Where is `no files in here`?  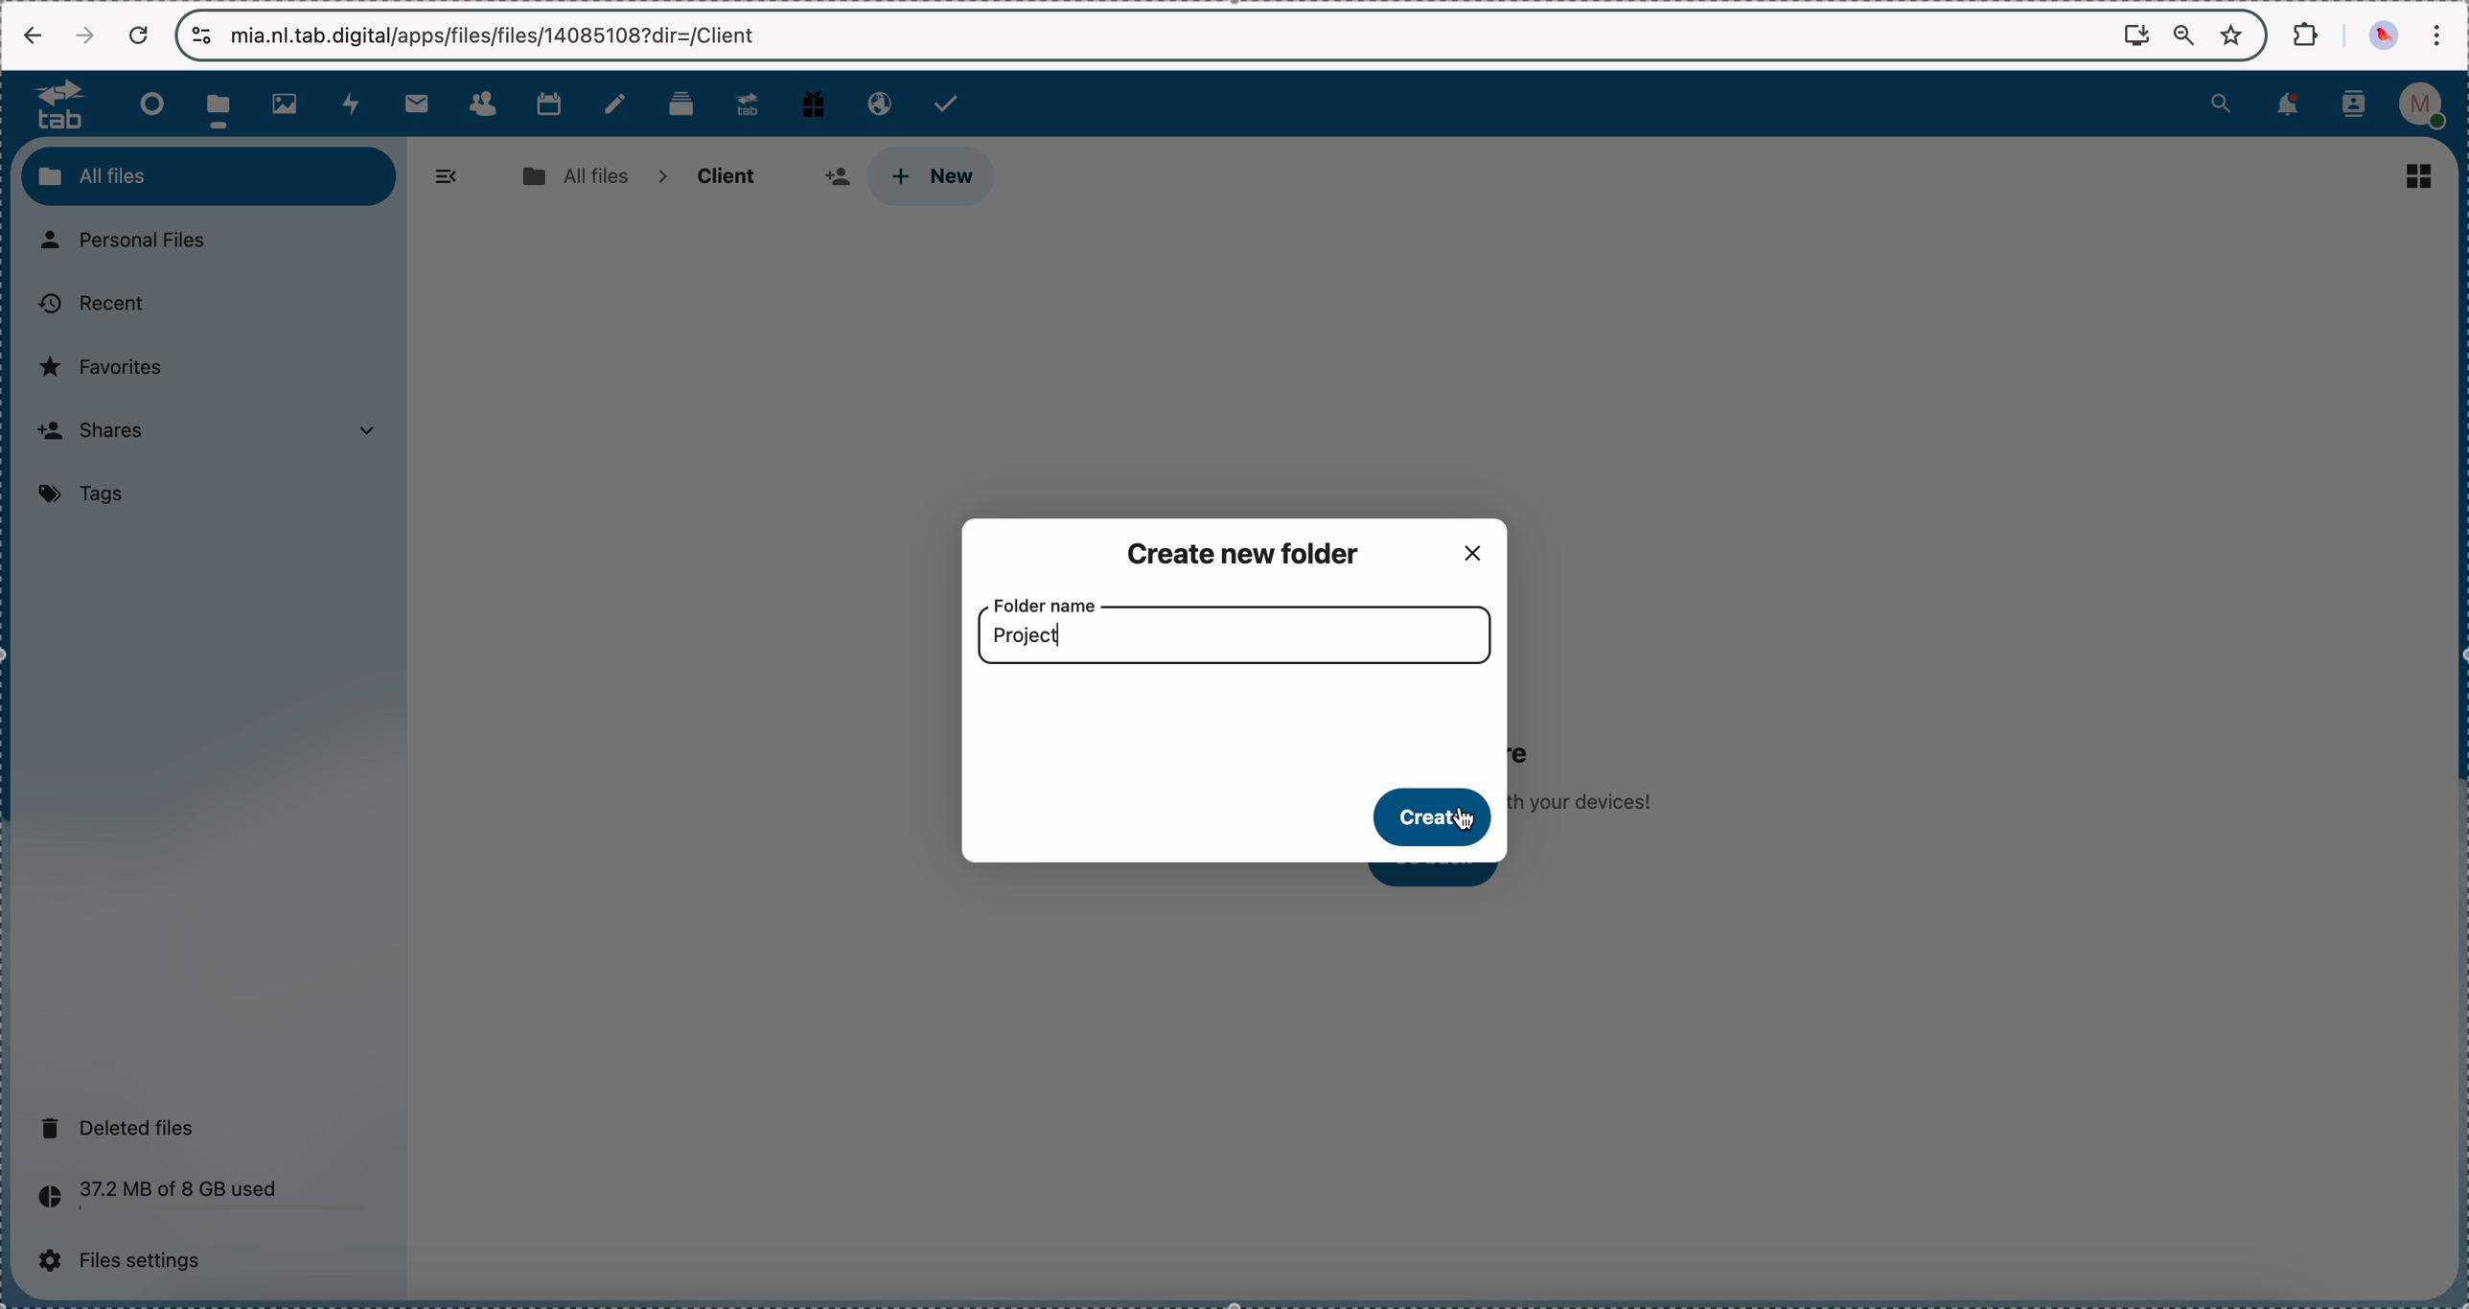
no files in here is located at coordinates (1596, 770).